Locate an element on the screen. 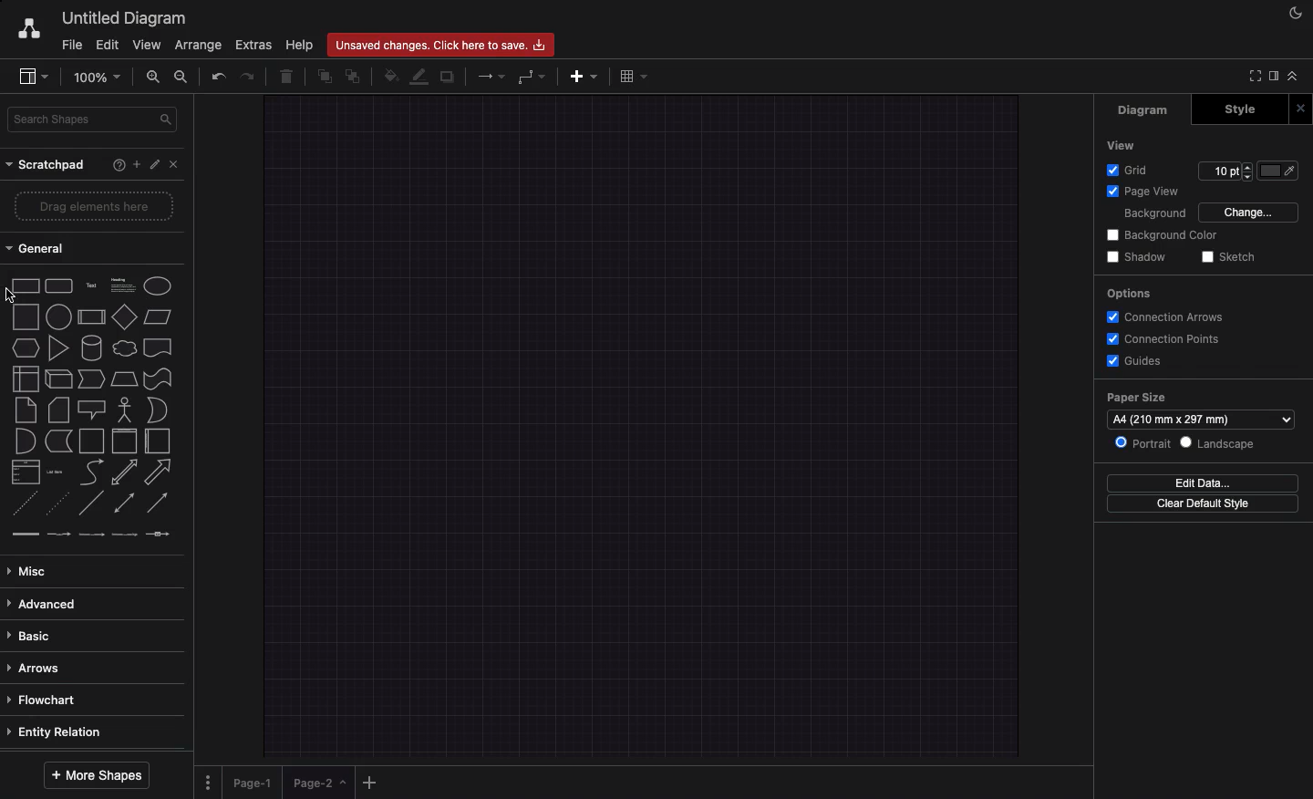 The height and width of the screenshot is (799, 1313). arrow is located at coordinates (161, 472).